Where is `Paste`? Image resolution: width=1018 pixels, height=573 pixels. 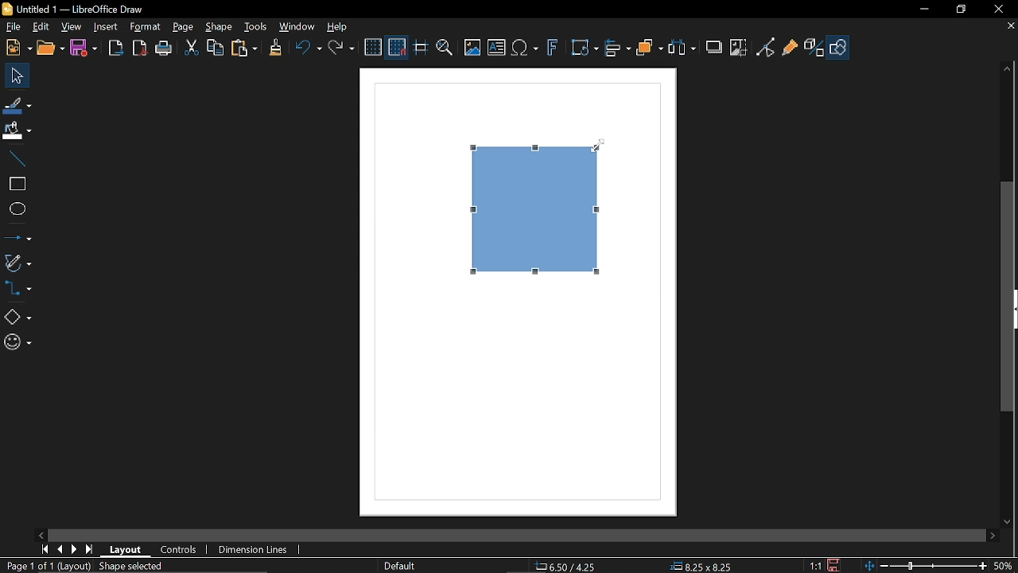
Paste is located at coordinates (244, 49).